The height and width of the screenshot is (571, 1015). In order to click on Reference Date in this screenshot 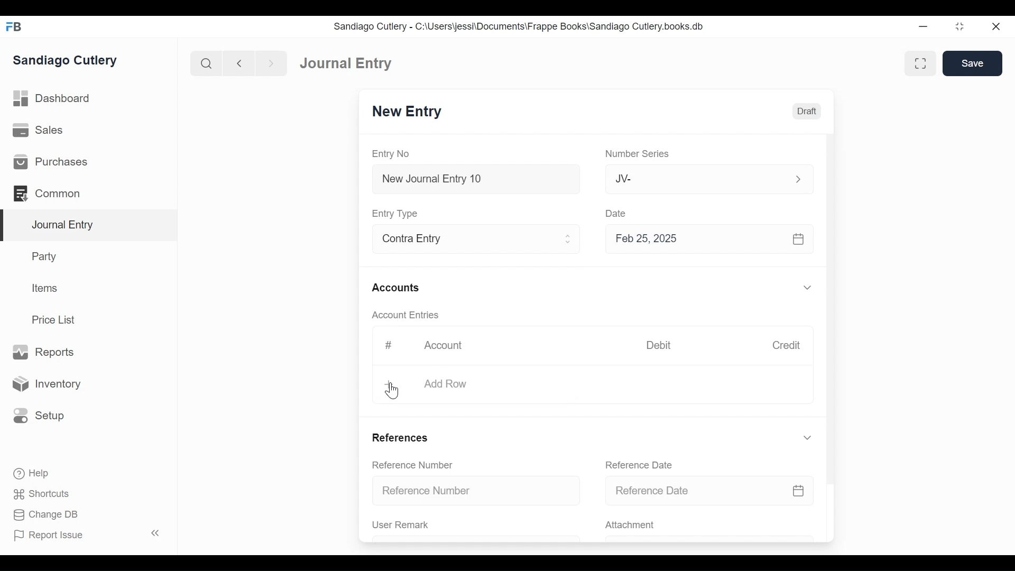, I will do `click(709, 491)`.